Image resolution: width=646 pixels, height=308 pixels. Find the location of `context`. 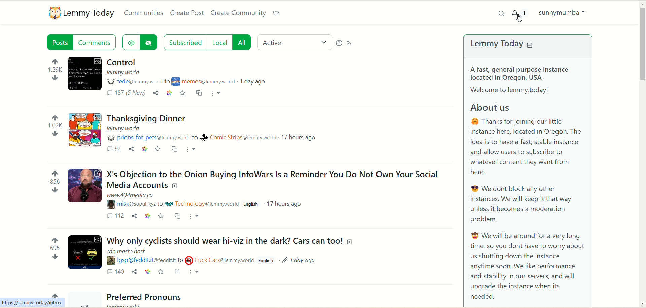

context is located at coordinates (147, 217).